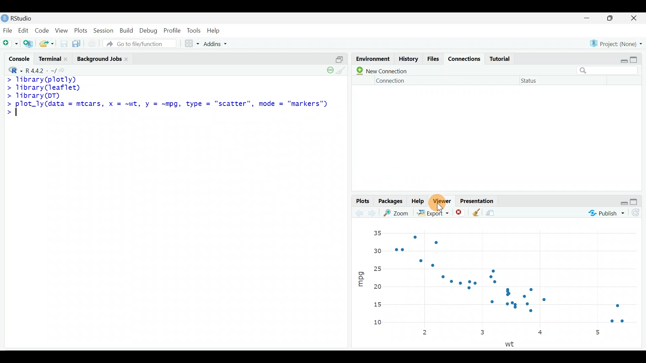  What do you see at coordinates (127, 31) in the screenshot?
I see `Build` at bounding box center [127, 31].